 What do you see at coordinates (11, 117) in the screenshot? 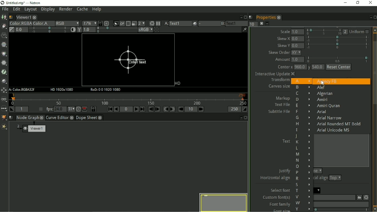
I see `Script name` at bounding box center [11, 117].